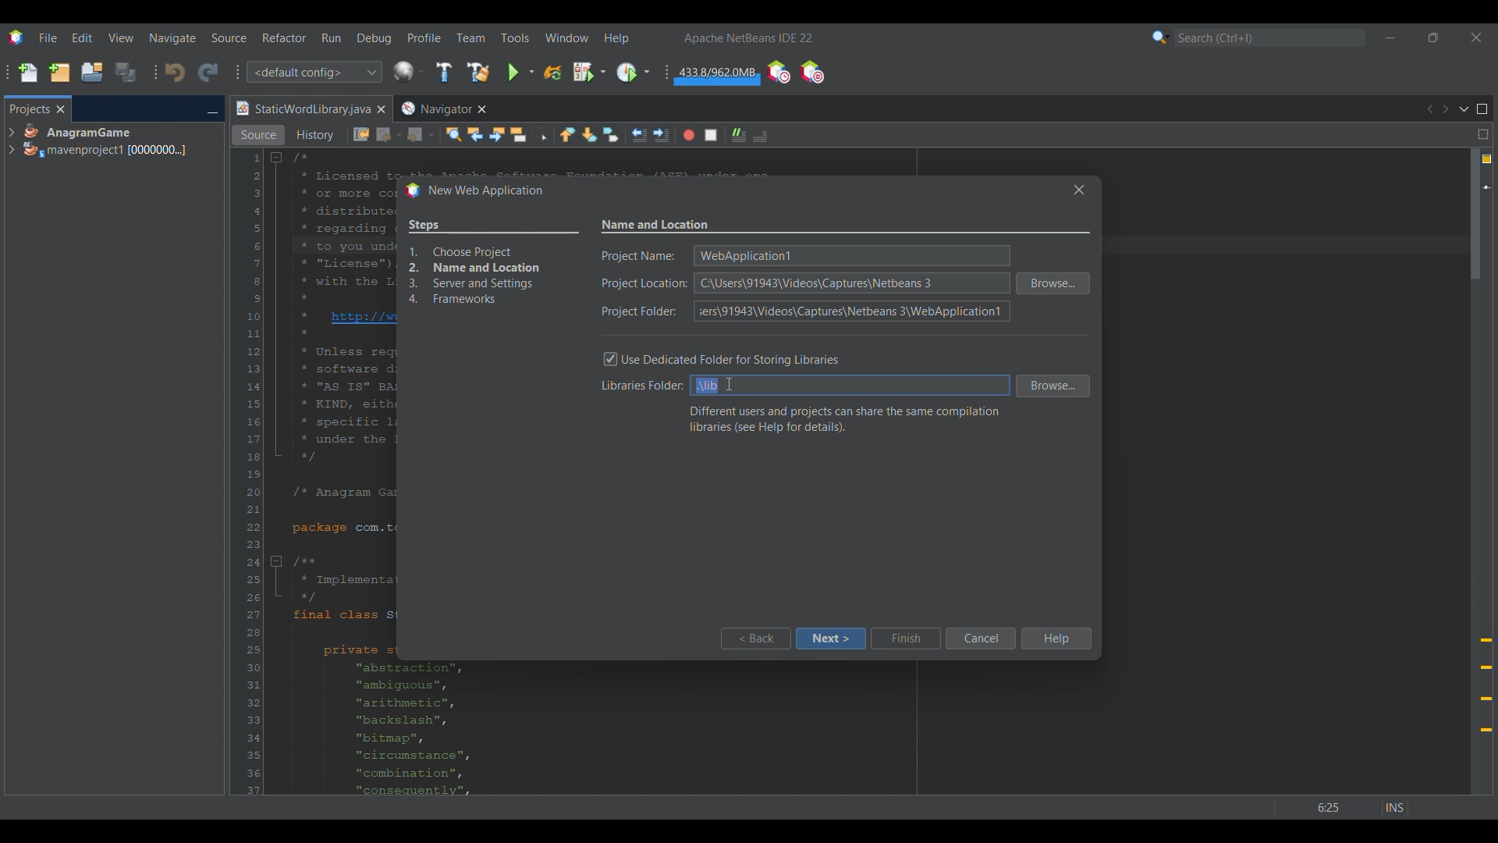 This screenshot has height=843, width=1498. I want to click on Stop macro recording, so click(711, 135).